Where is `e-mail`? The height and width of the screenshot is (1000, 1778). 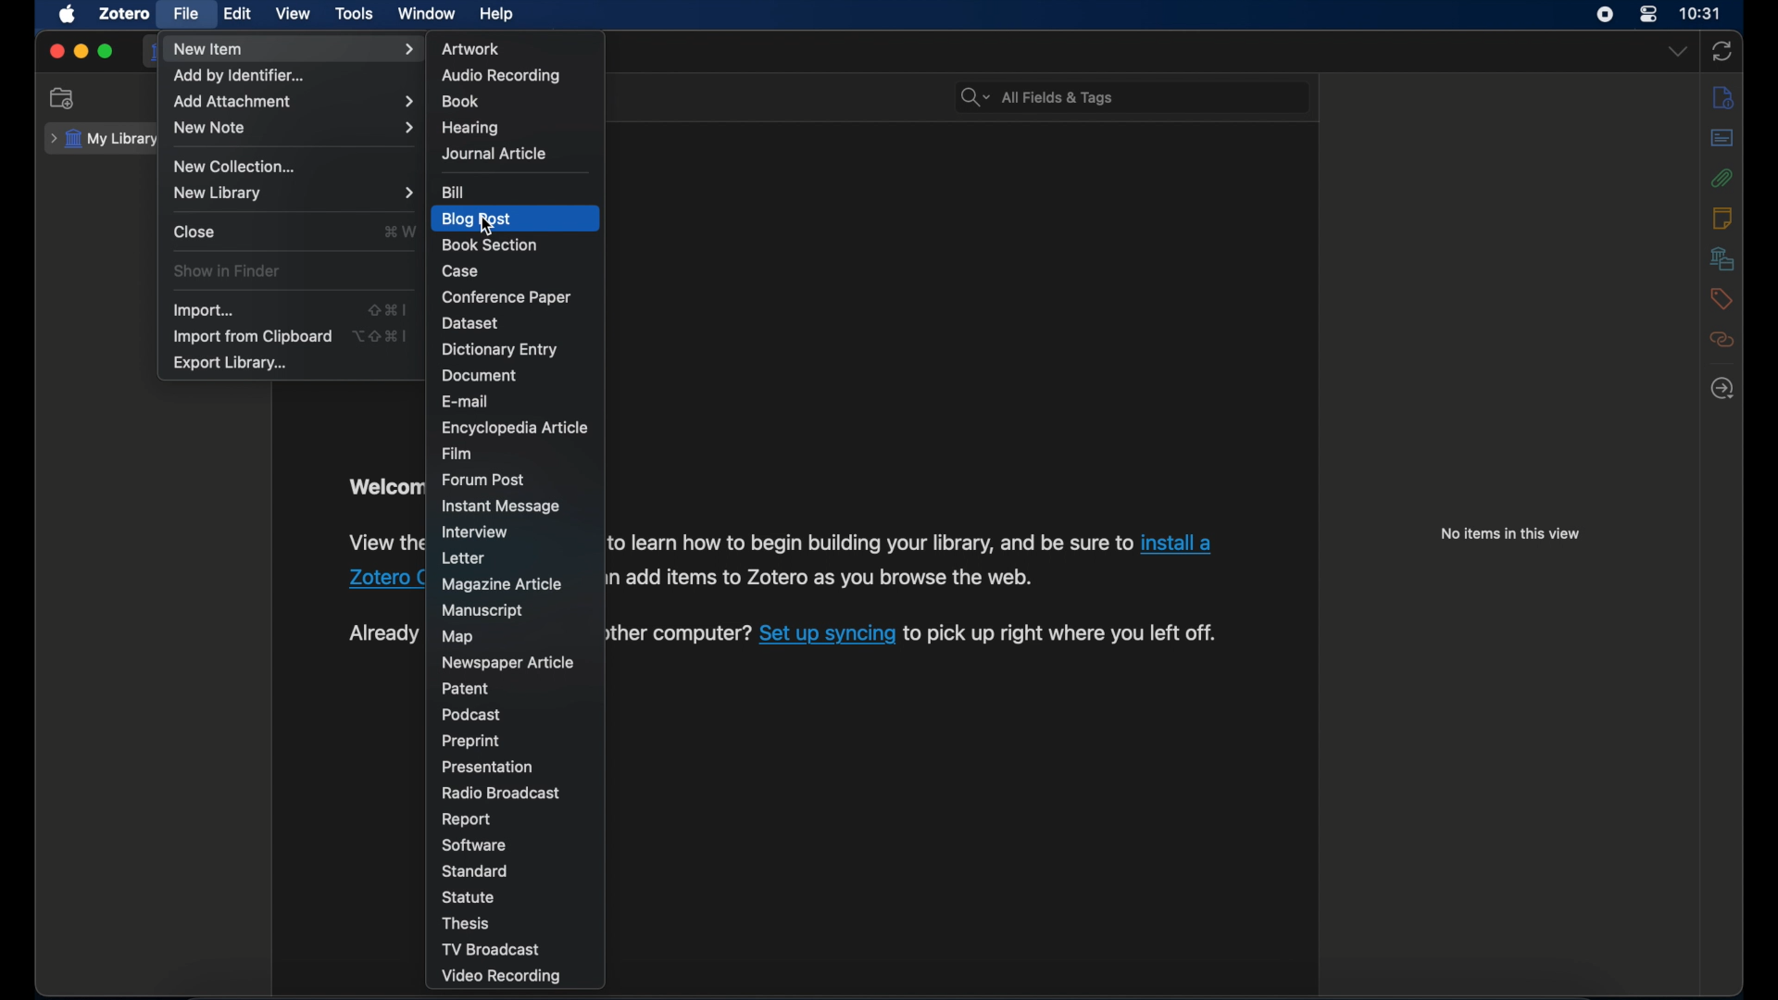
e-mail is located at coordinates (466, 402).